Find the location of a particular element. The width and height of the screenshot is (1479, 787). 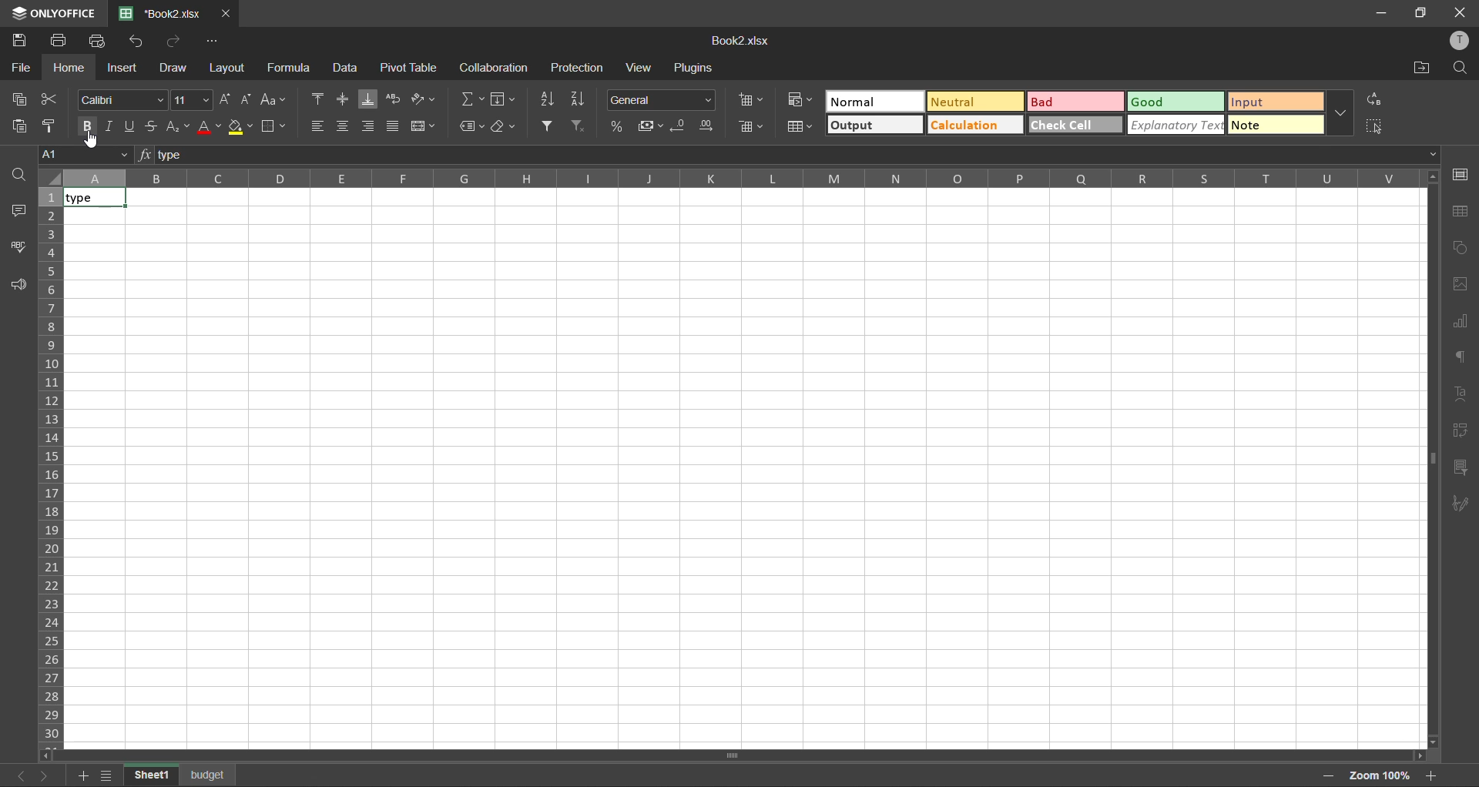

font style is located at coordinates (119, 101).